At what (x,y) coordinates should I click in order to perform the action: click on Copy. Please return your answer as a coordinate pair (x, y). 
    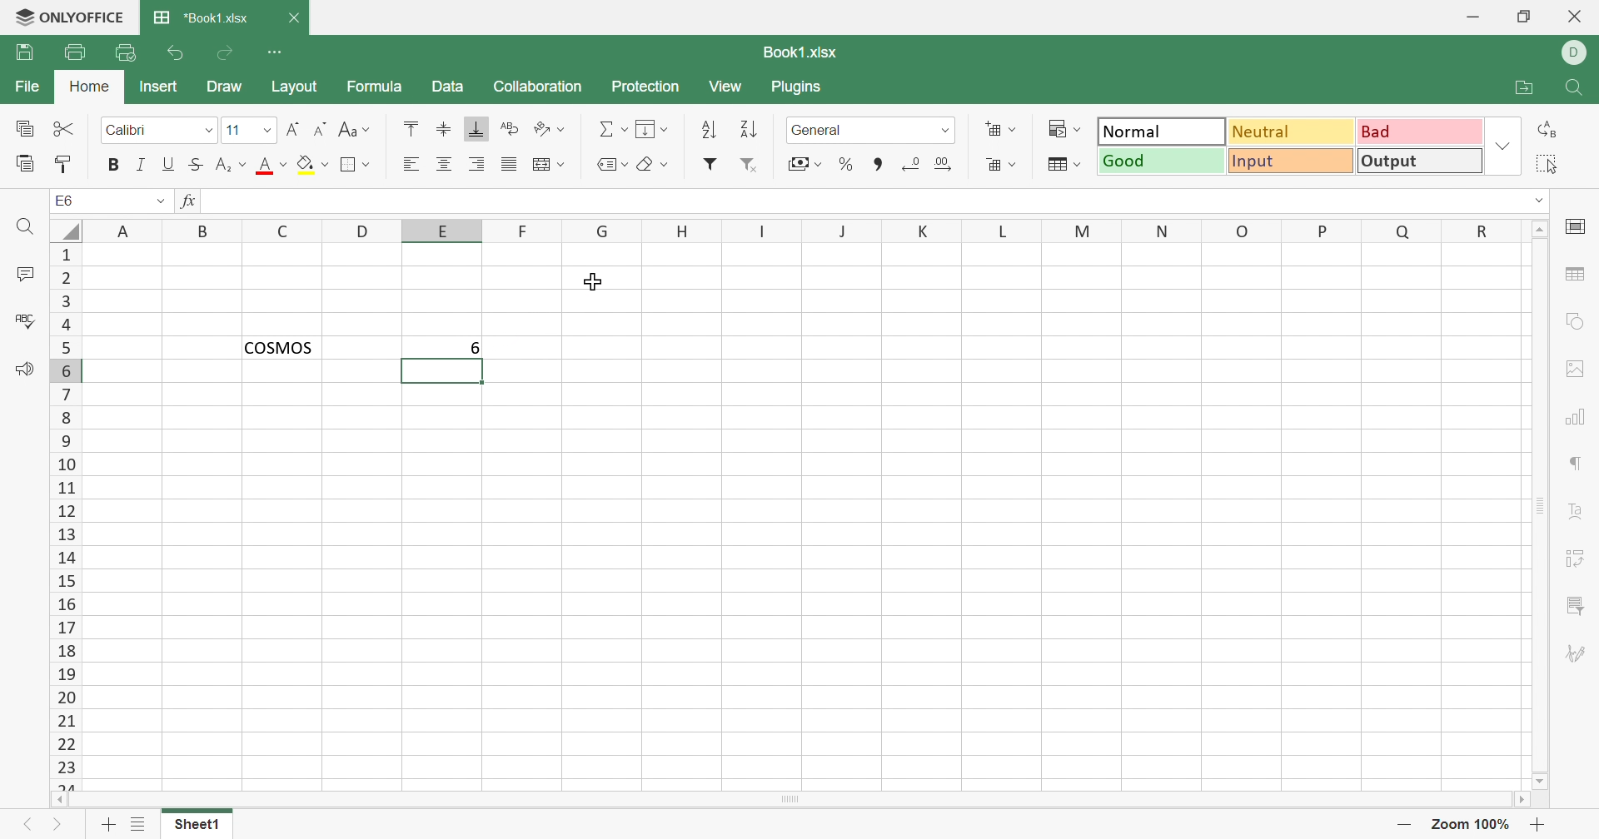
    Looking at the image, I should click on (24, 127).